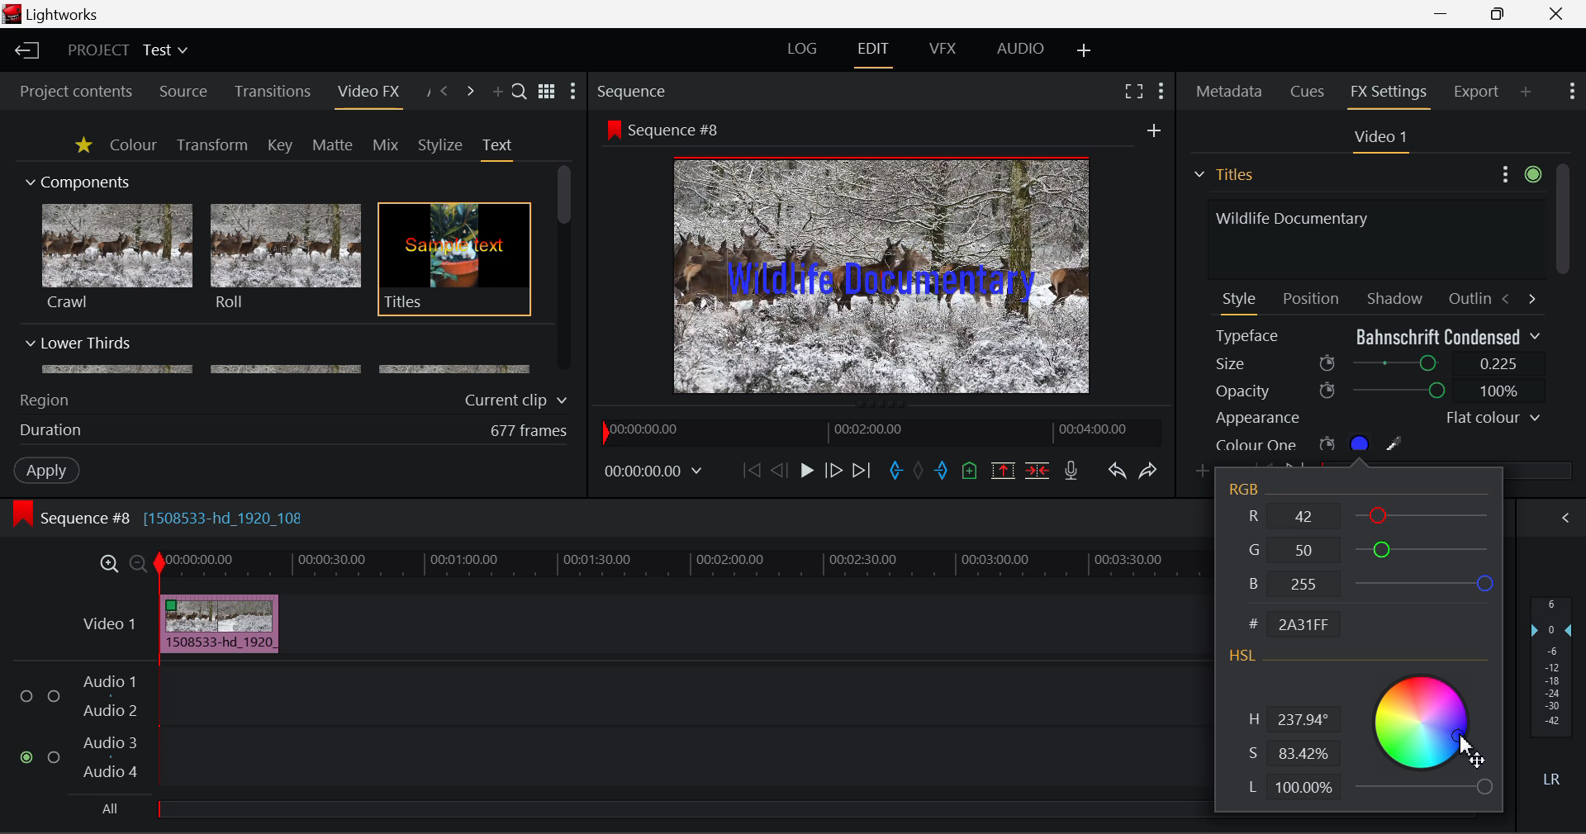 This screenshot has height=834, width=1586. Describe the element at coordinates (454, 260) in the screenshot. I see `Titles` at that location.